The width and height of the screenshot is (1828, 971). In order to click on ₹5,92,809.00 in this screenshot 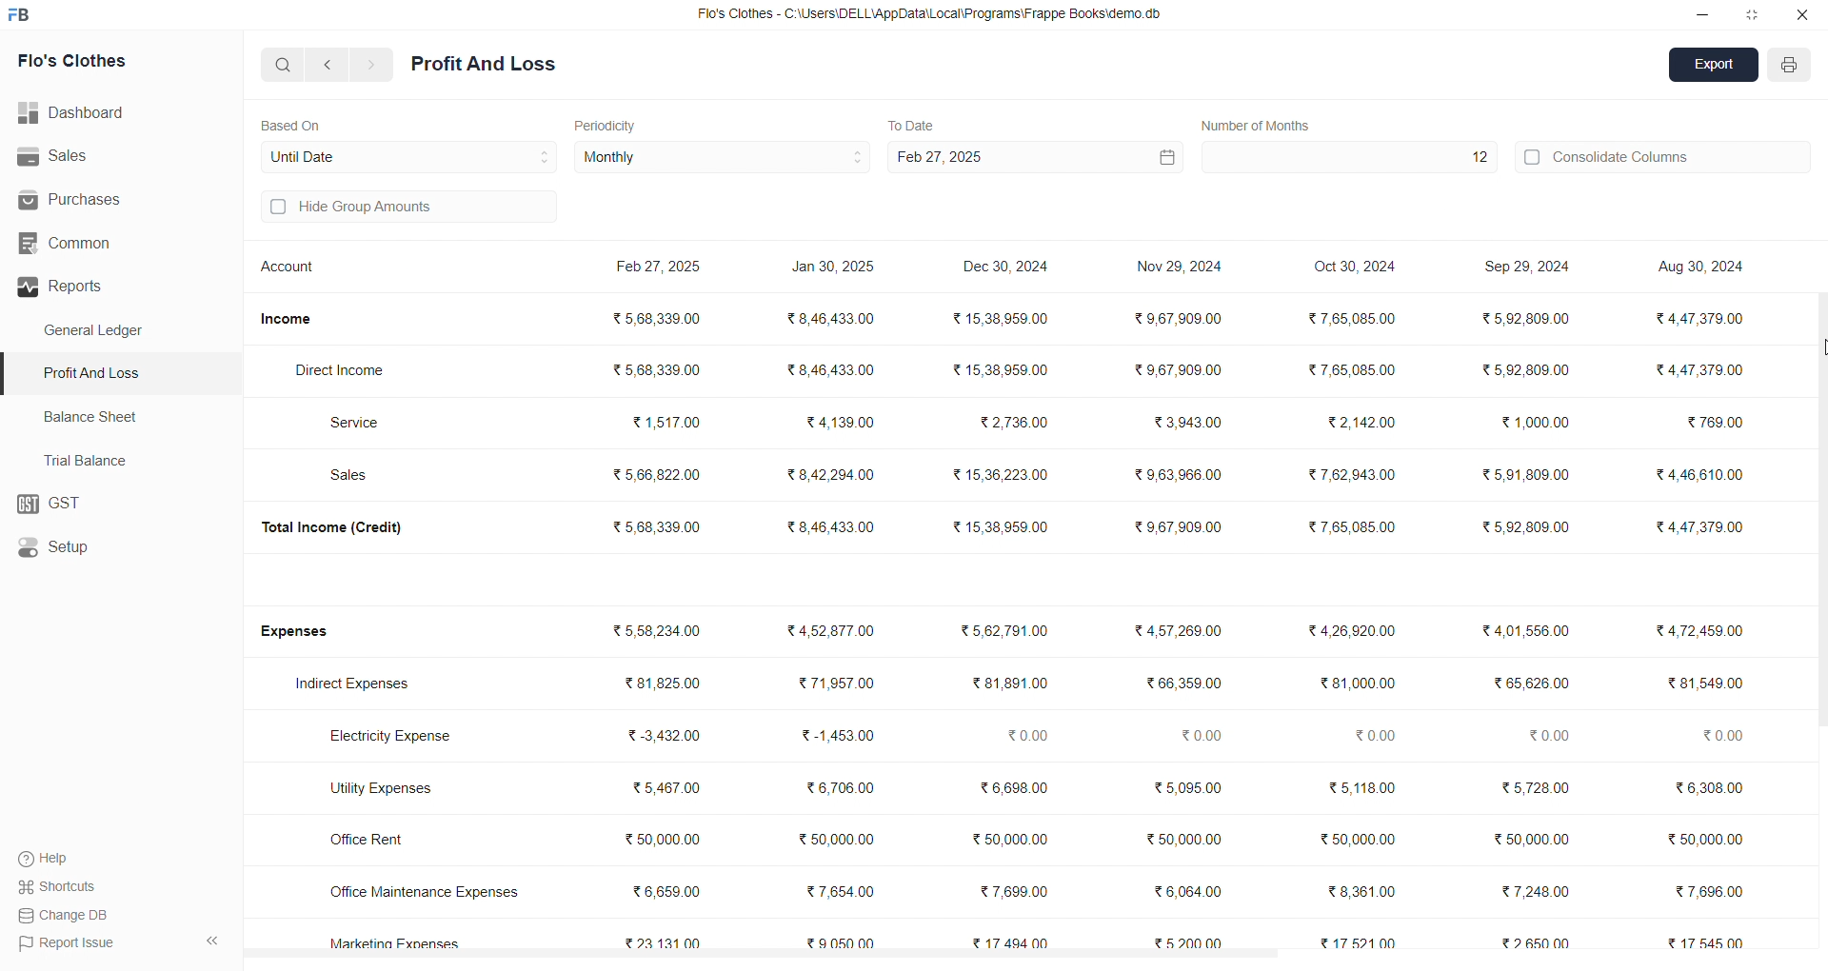, I will do `click(1520, 526)`.